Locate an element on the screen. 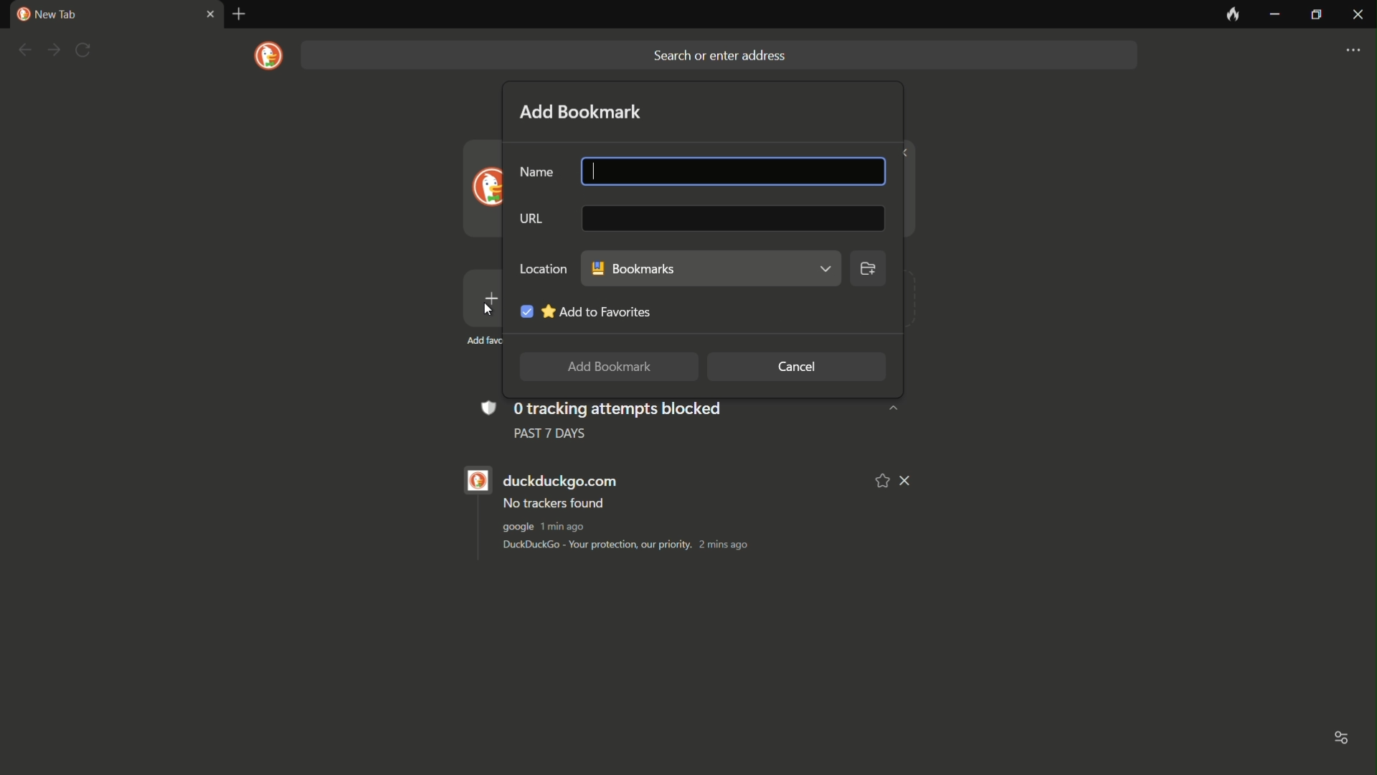 The height and width of the screenshot is (775, 1377). remove from list is located at coordinates (907, 481).